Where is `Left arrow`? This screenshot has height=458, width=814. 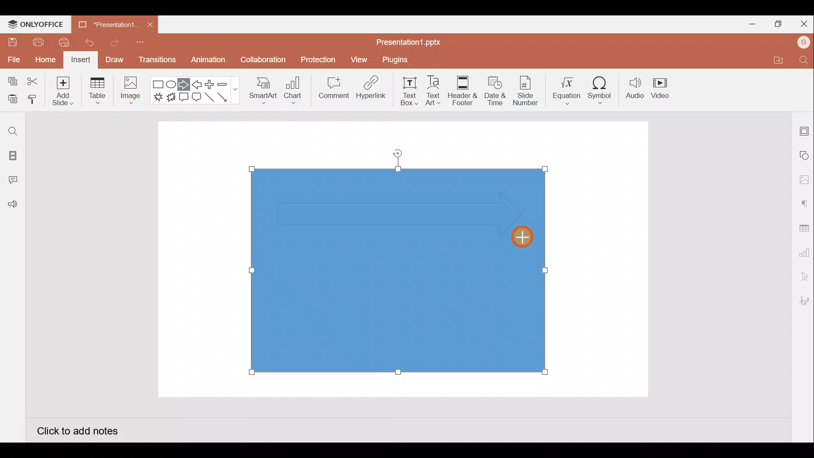
Left arrow is located at coordinates (198, 84).